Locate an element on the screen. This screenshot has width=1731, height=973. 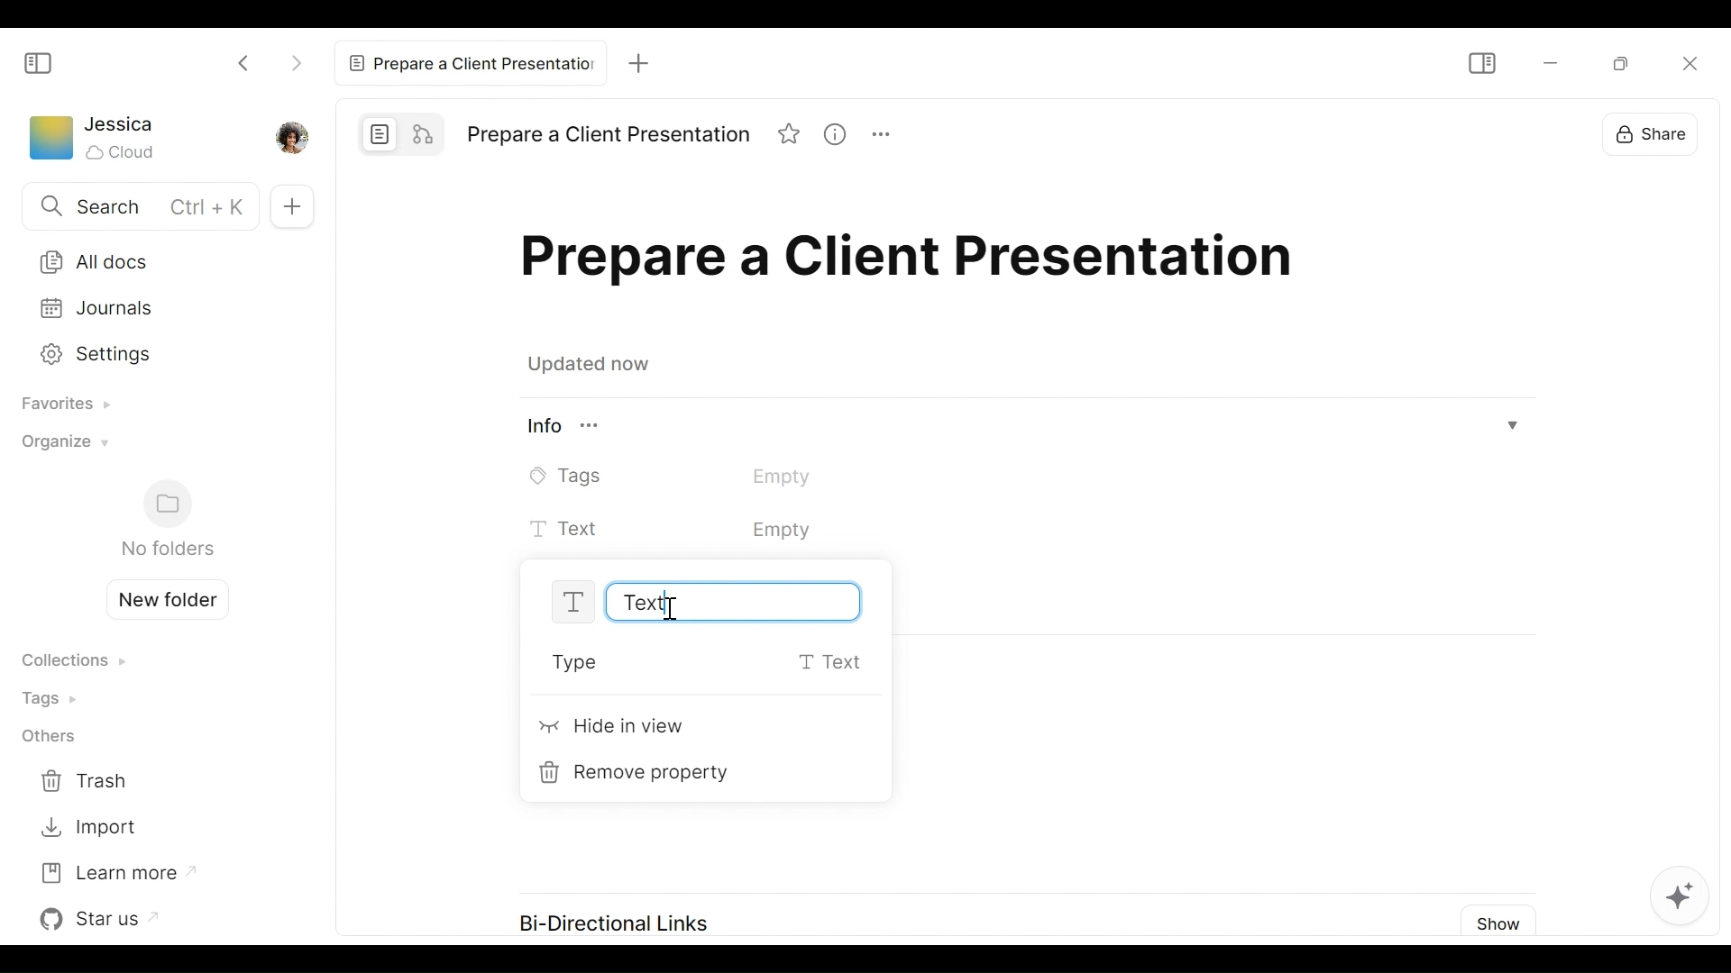
Workspace is located at coordinates (50, 141).